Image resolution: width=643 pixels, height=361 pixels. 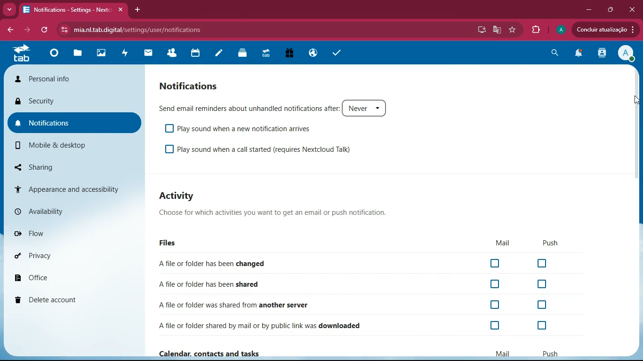 What do you see at coordinates (497, 31) in the screenshot?
I see `google translate` at bounding box center [497, 31].